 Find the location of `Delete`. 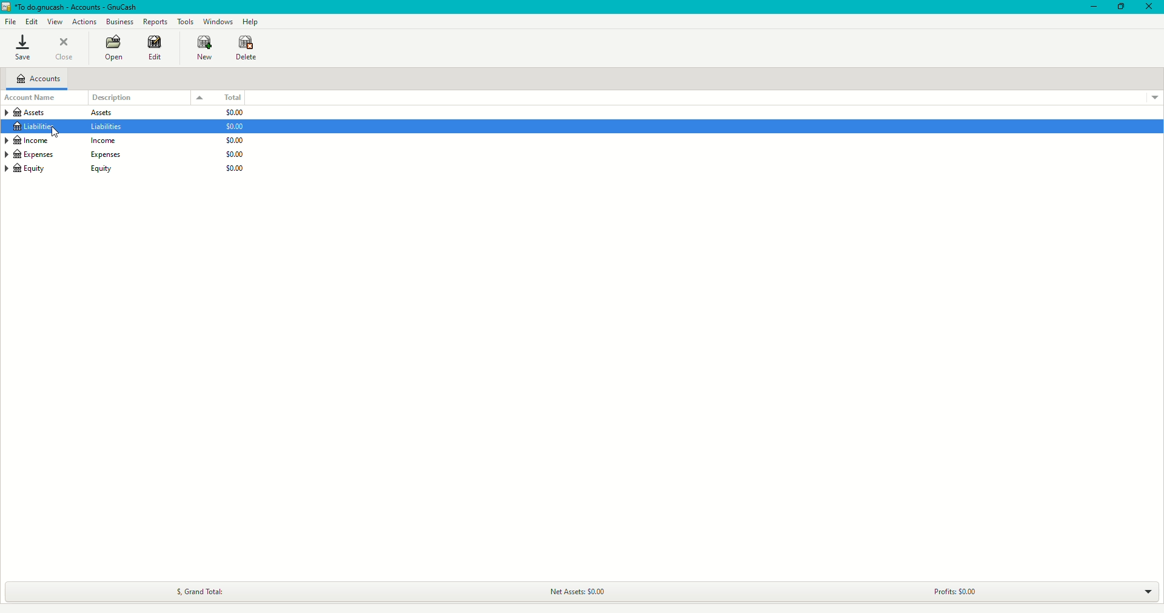

Delete is located at coordinates (249, 47).